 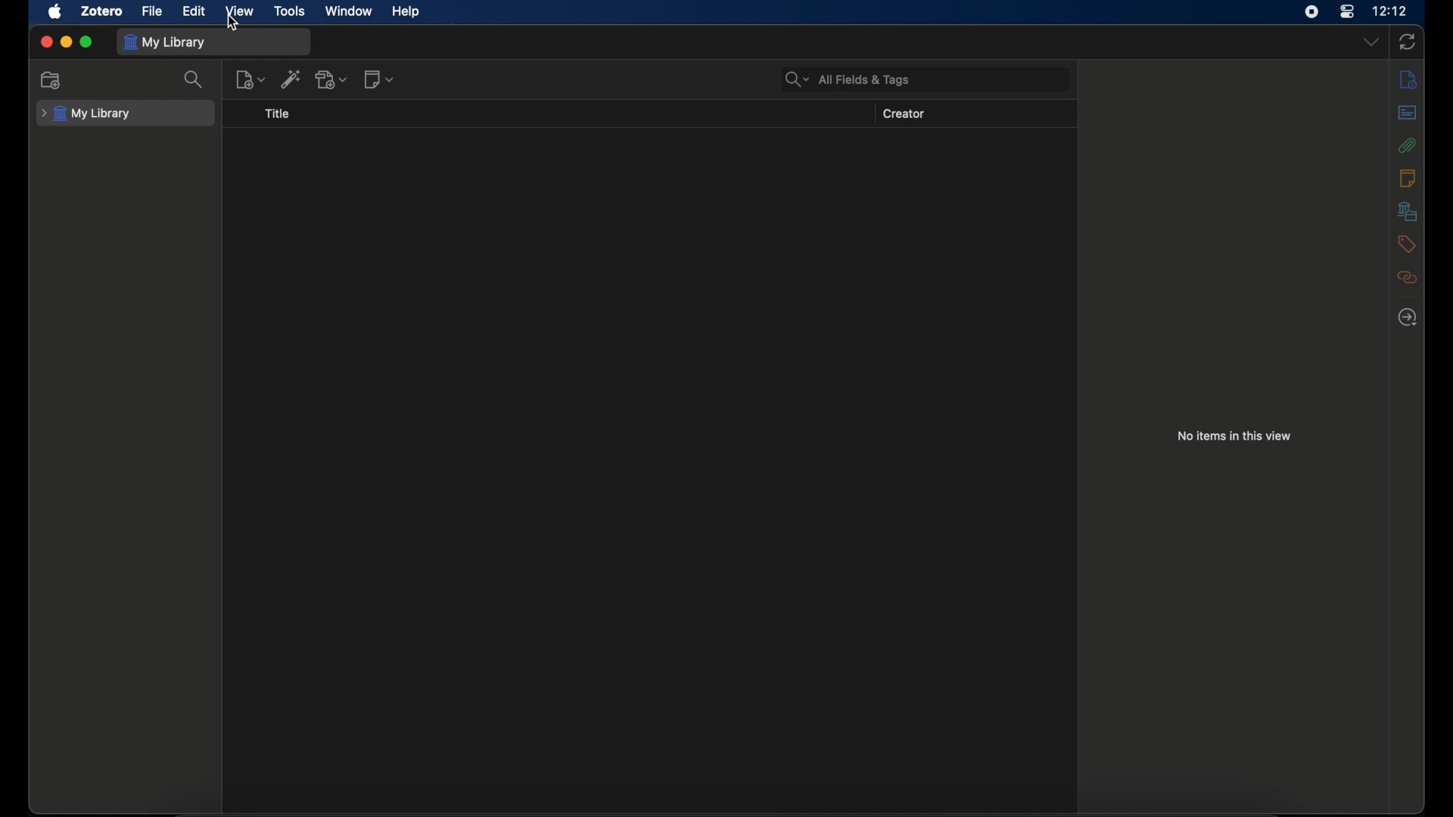 What do you see at coordinates (103, 11) in the screenshot?
I see `zotero` at bounding box center [103, 11].